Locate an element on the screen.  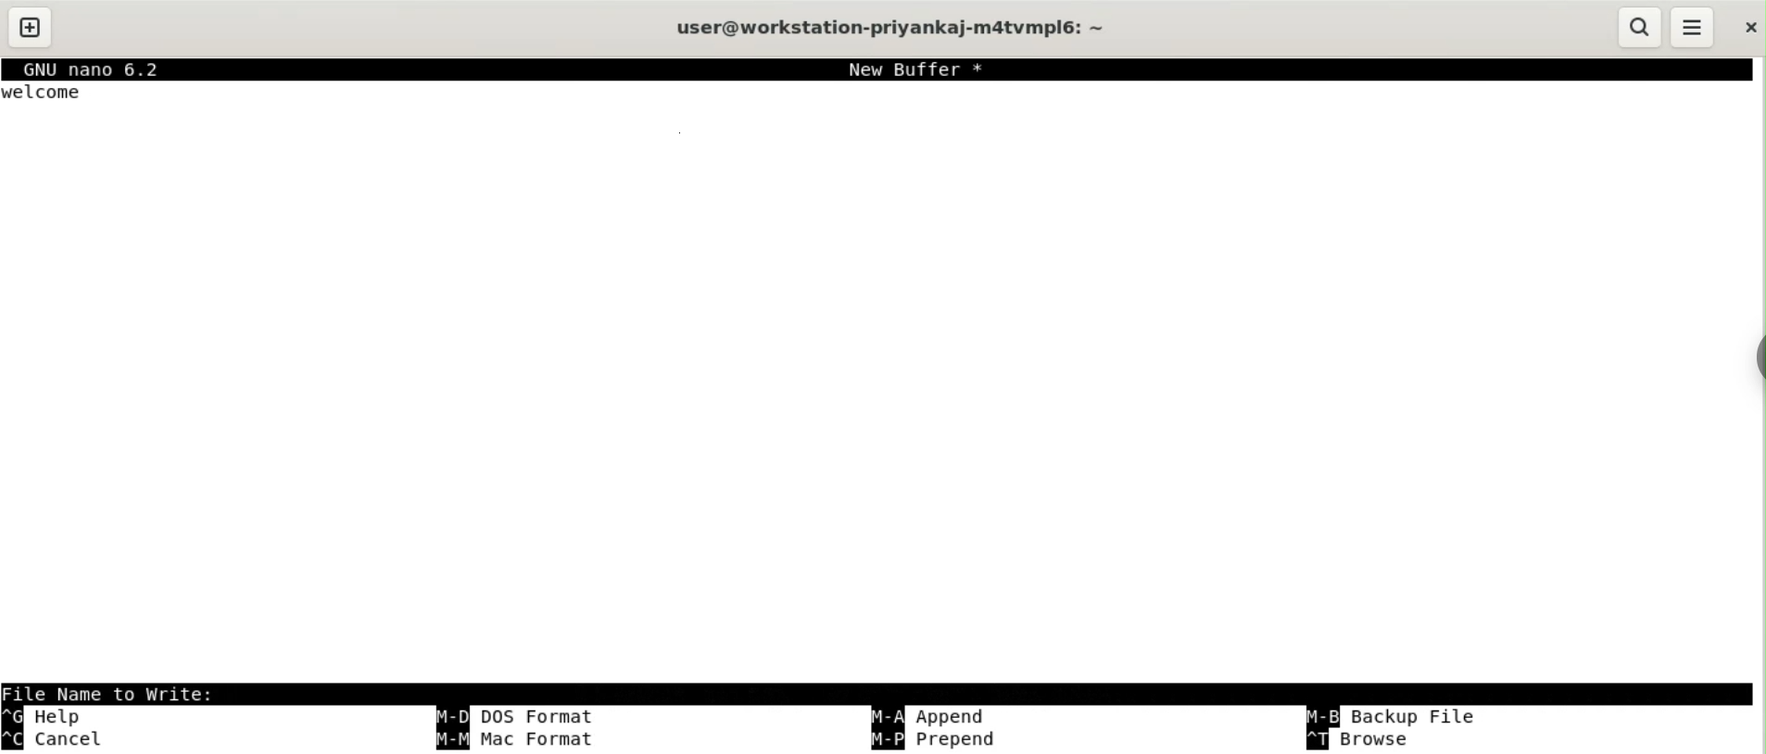
cancel is located at coordinates (50, 738).